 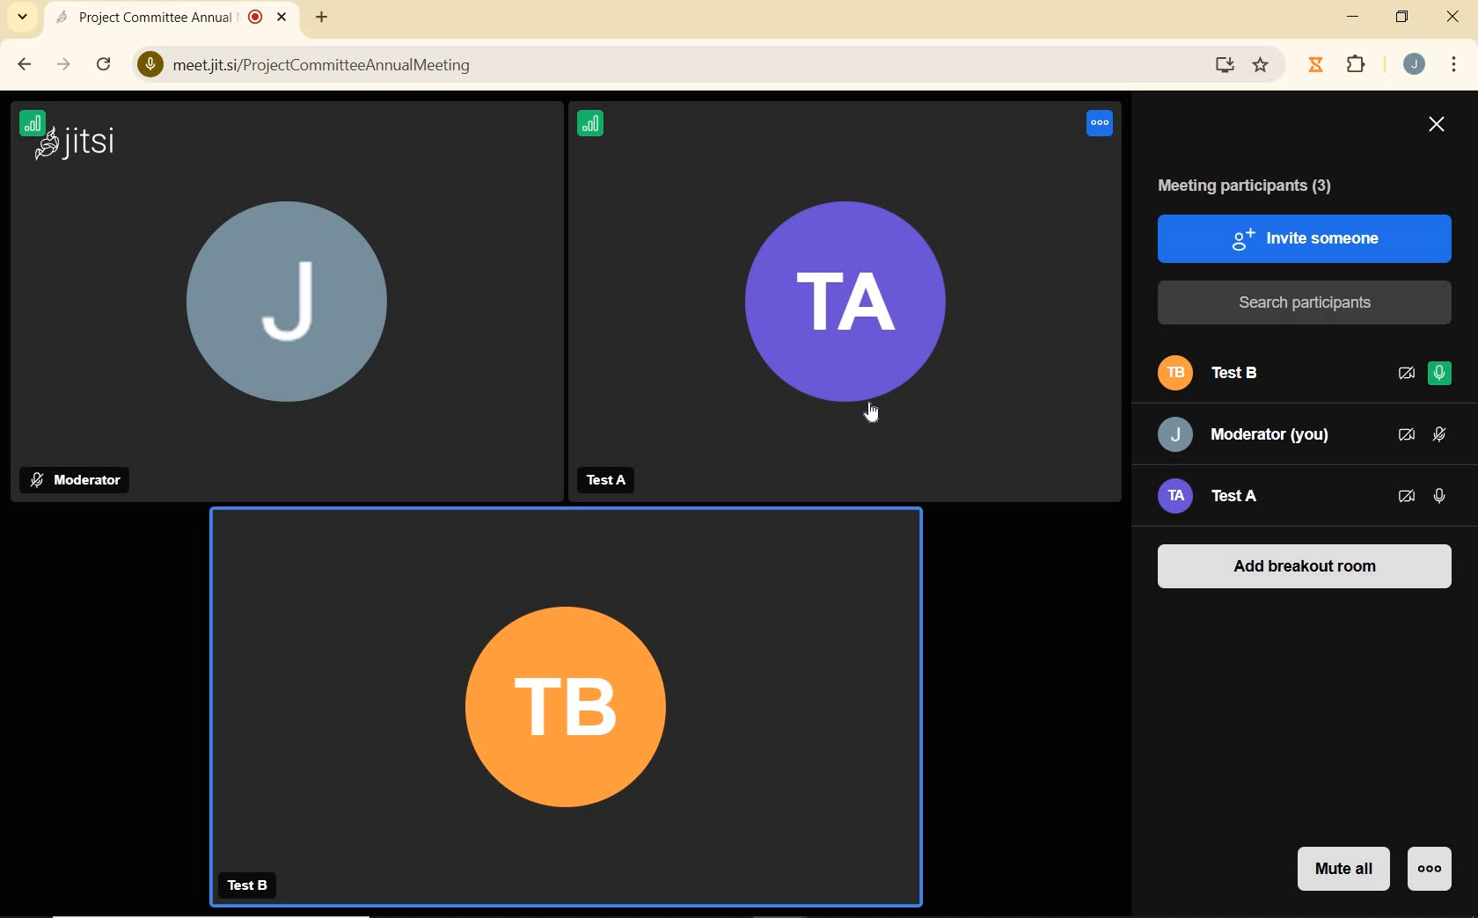 I want to click on MICROPHONE, so click(x=1441, y=434).